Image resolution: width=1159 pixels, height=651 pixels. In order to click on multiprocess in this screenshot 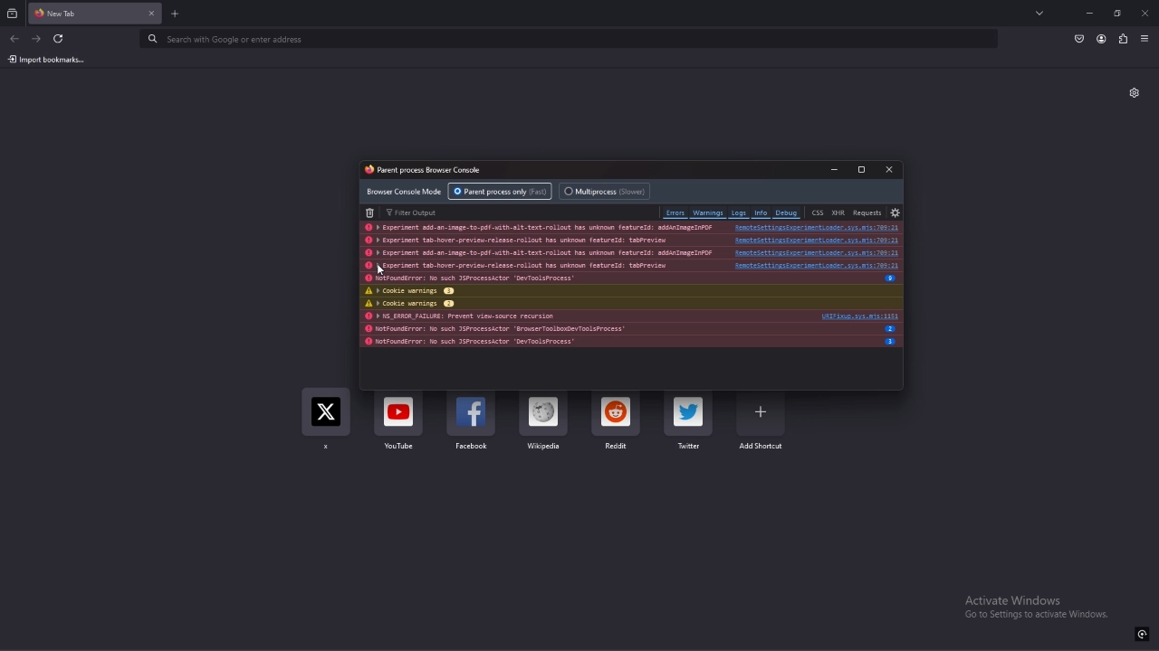, I will do `click(607, 191)`.